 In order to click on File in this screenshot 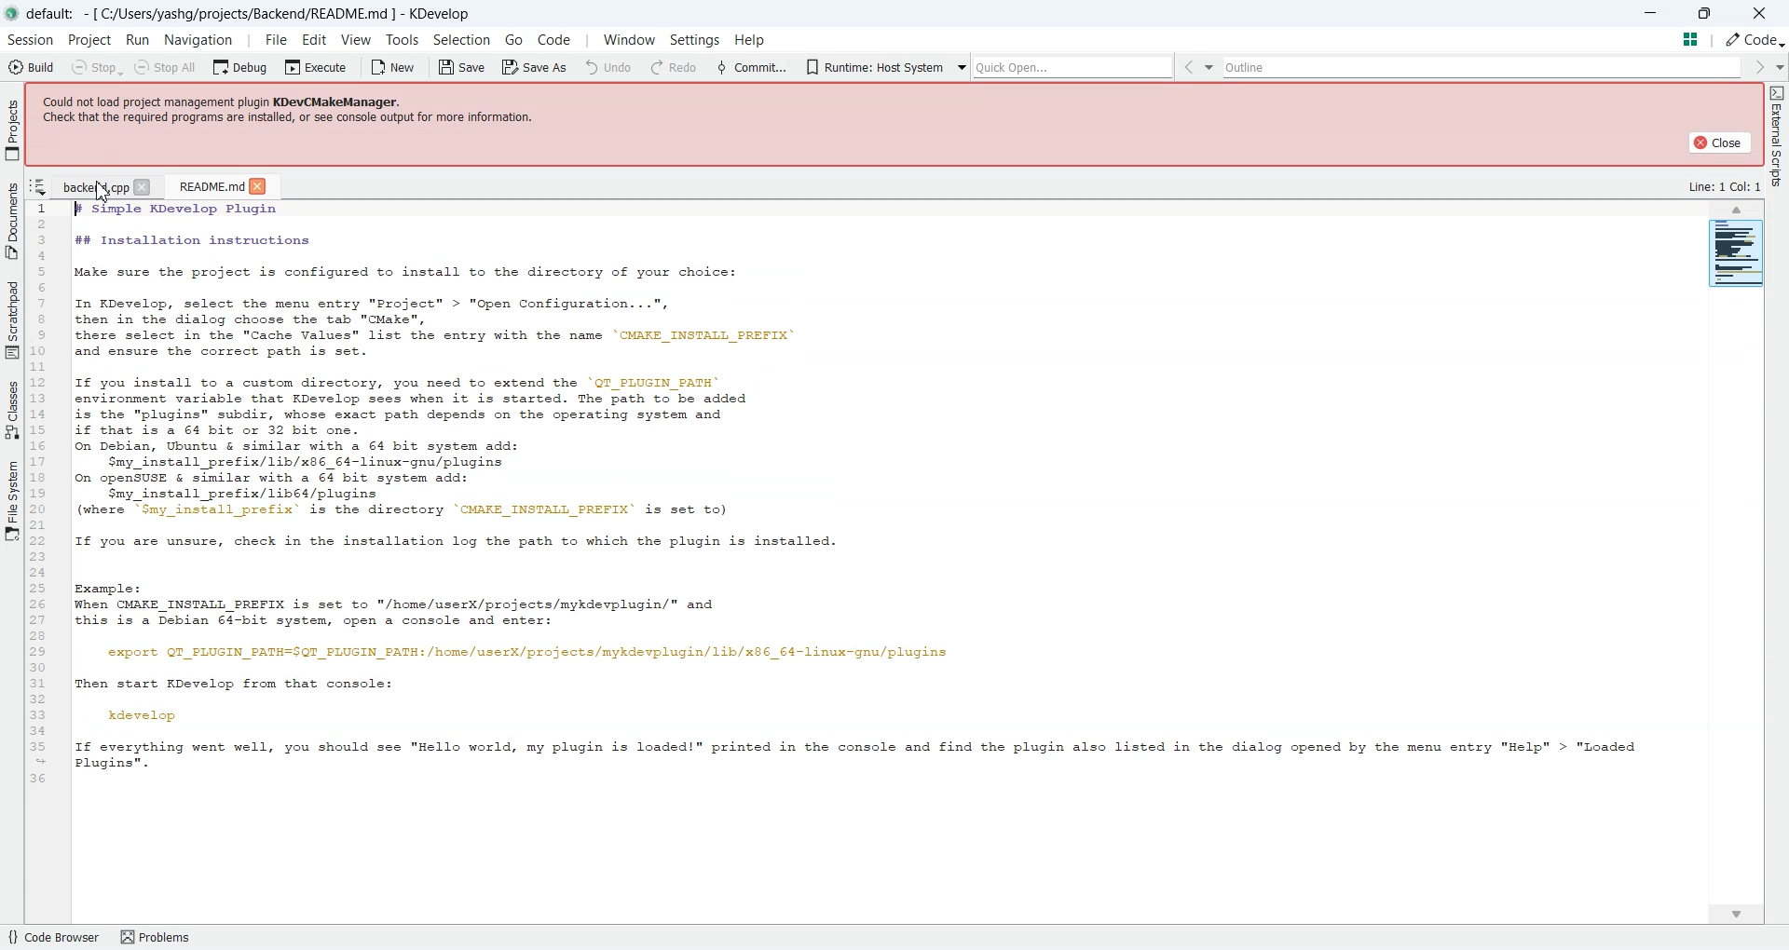, I will do `click(273, 40)`.